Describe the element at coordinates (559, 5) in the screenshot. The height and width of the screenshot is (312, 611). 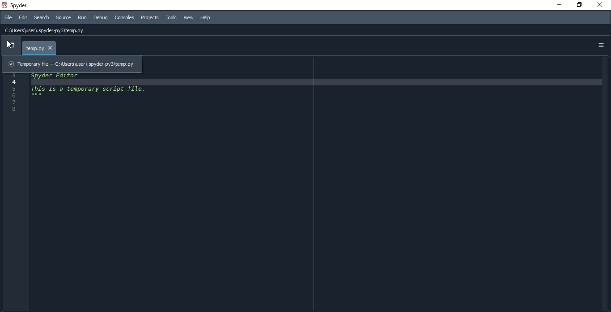
I see `minimise` at that location.